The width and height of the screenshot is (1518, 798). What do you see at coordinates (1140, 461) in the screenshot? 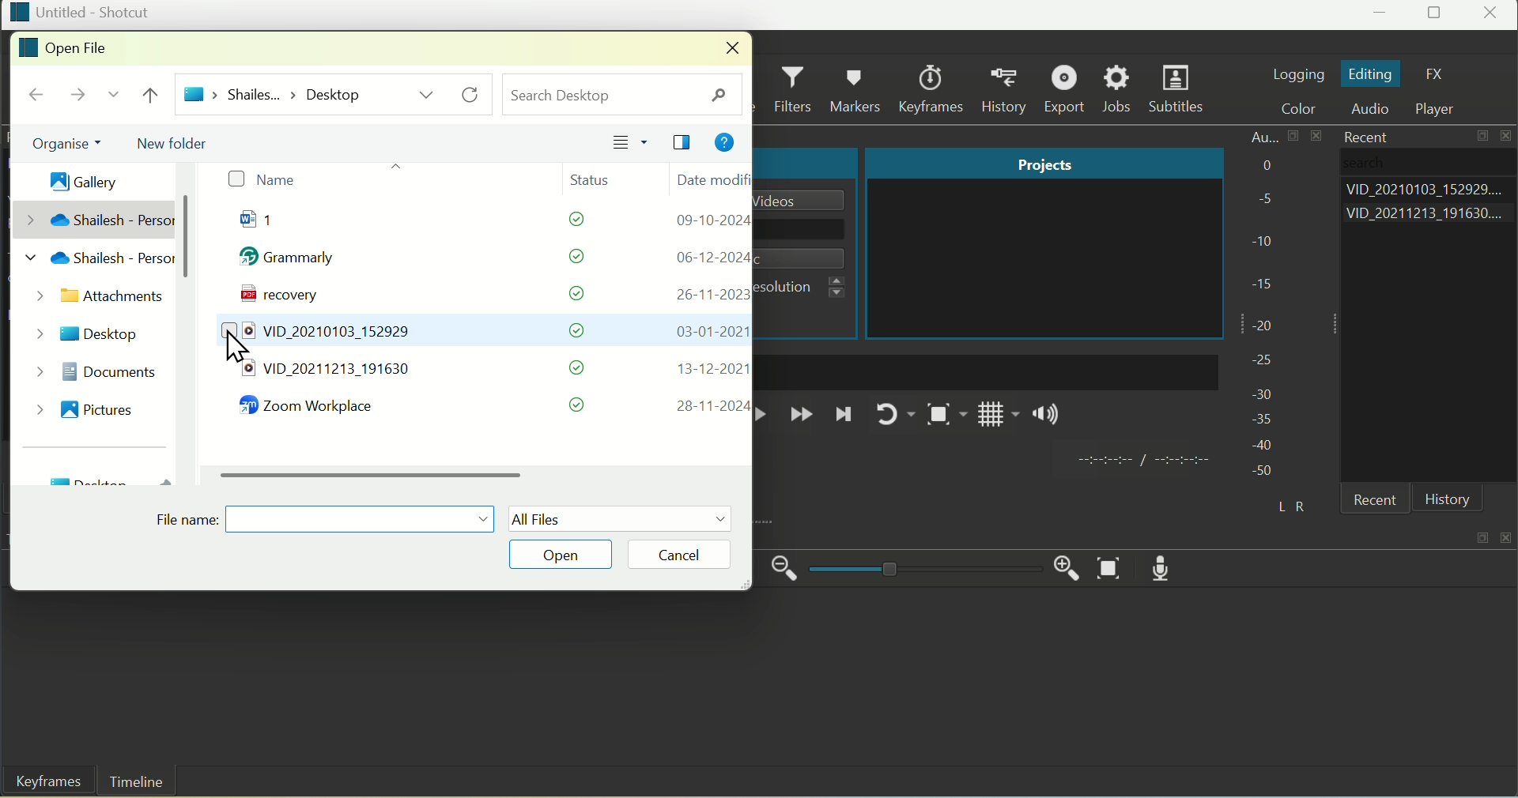
I see `duration` at bounding box center [1140, 461].